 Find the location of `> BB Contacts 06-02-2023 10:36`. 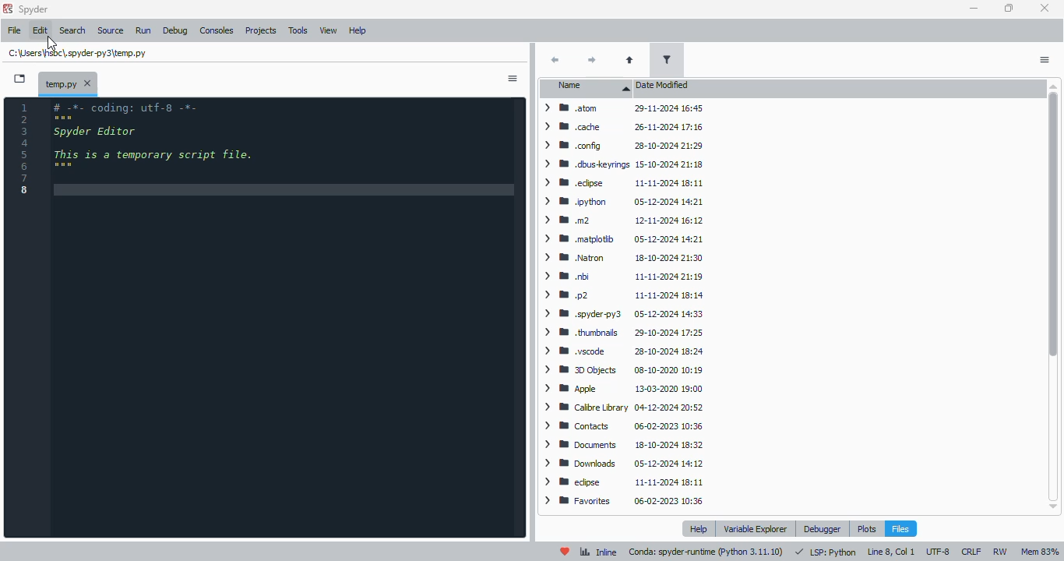

> BB Contacts 06-02-2023 10:36 is located at coordinates (622, 425).